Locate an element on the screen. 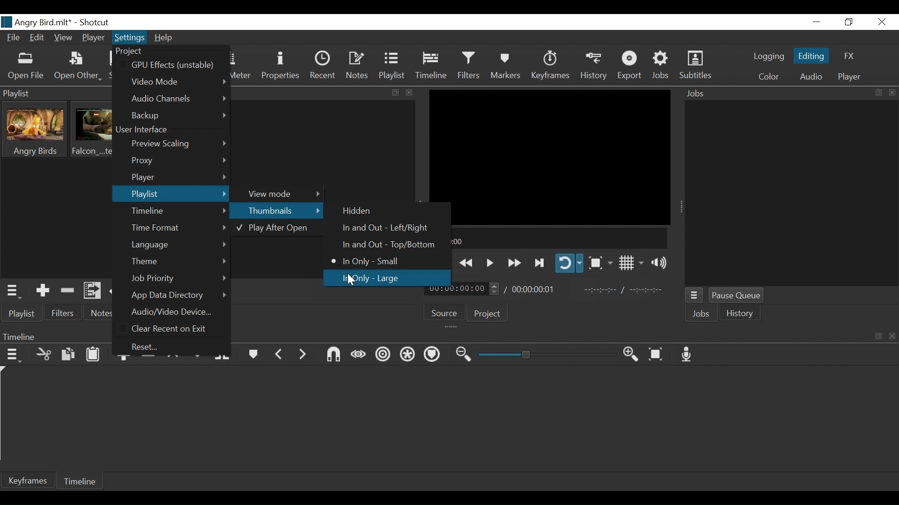 This screenshot has height=505, width=899. Help is located at coordinates (164, 39).